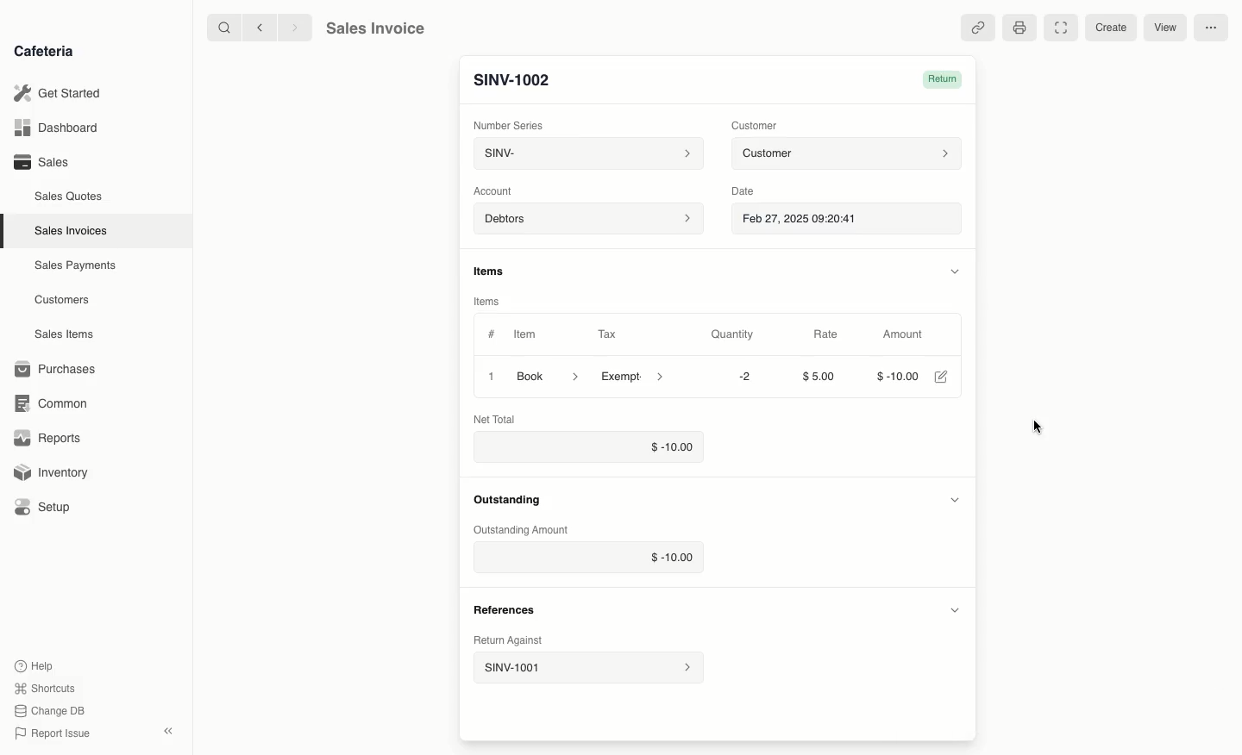 The height and width of the screenshot is (755, 1242). What do you see at coordinates (586, 153) in the screenshot?
I see `SINV-` at bounding box center [586, 153].